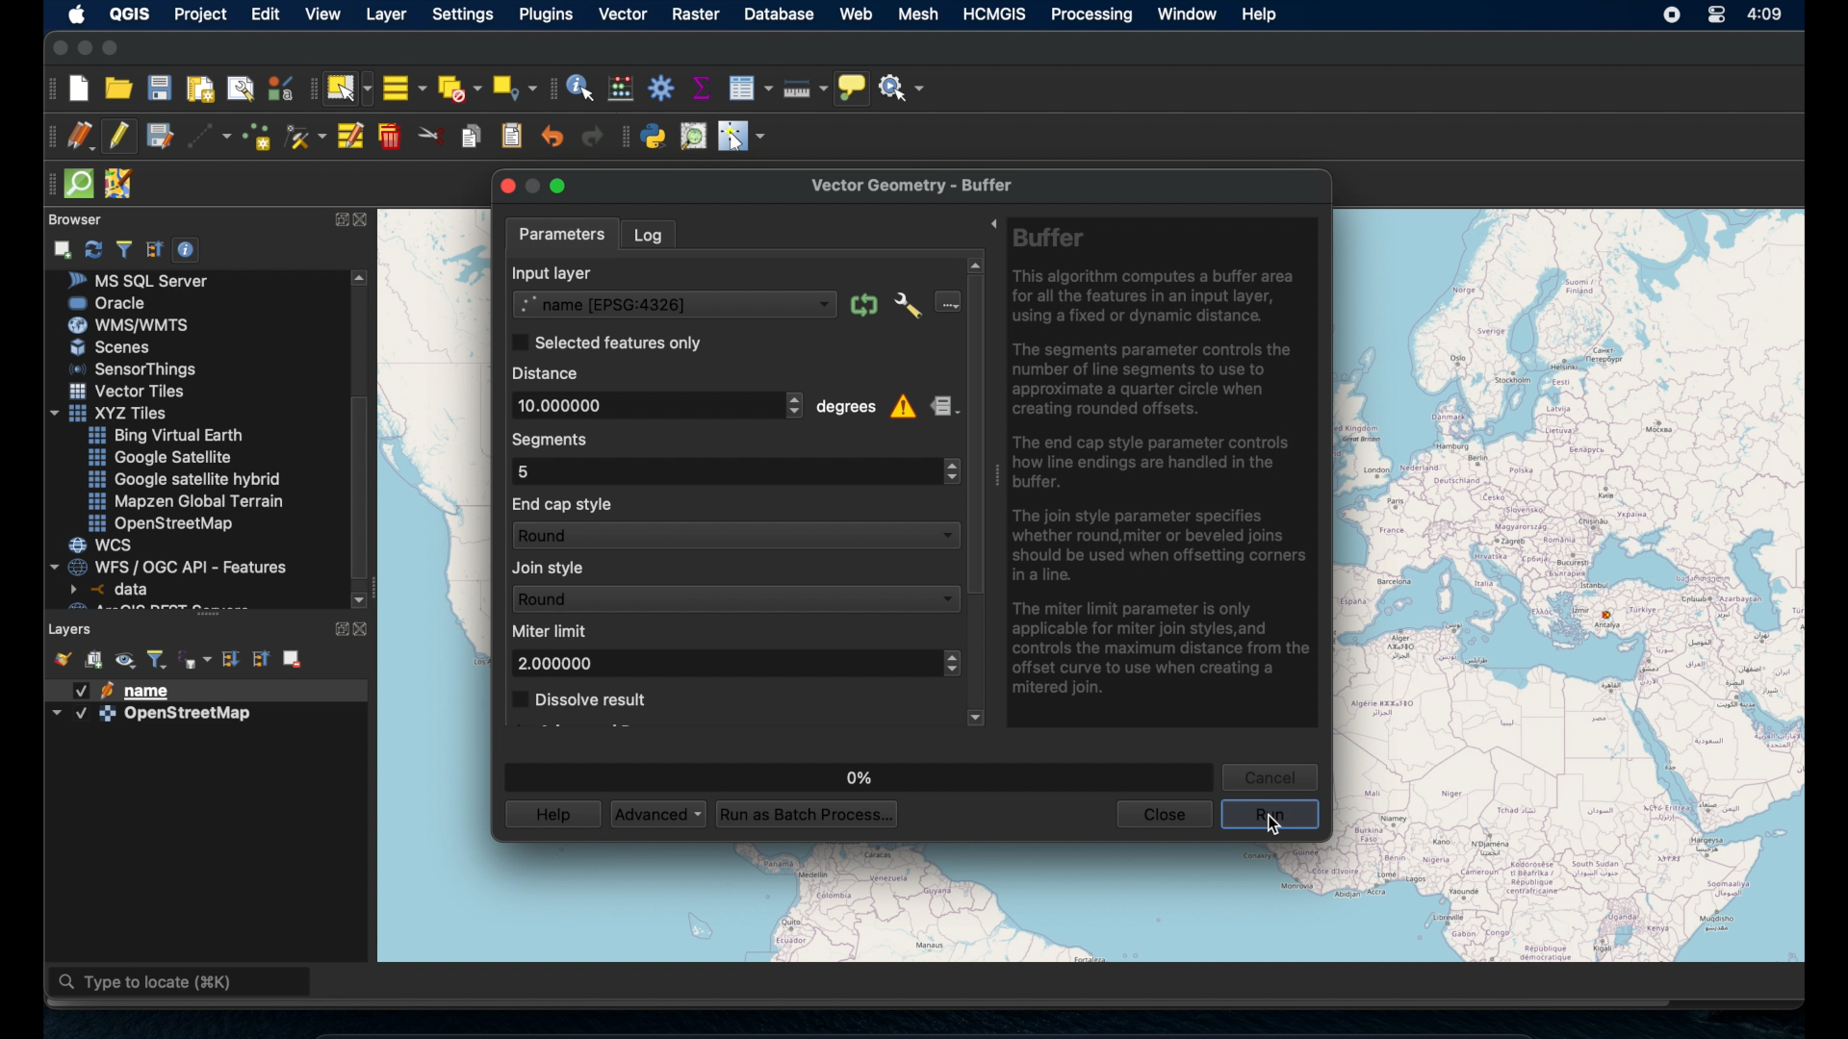  I want to click on no action selected, so click(906, 89).